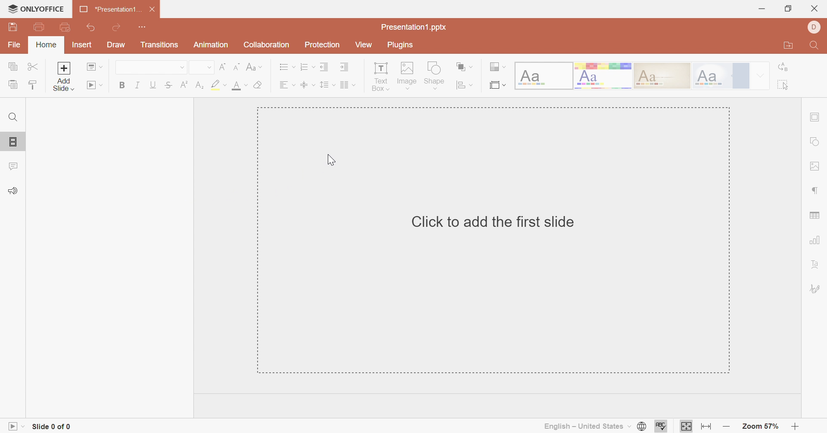  What do you see at coordinates (10, 426) in the screenshot?
I see `Slideshow` at bounding box center [10, 426].